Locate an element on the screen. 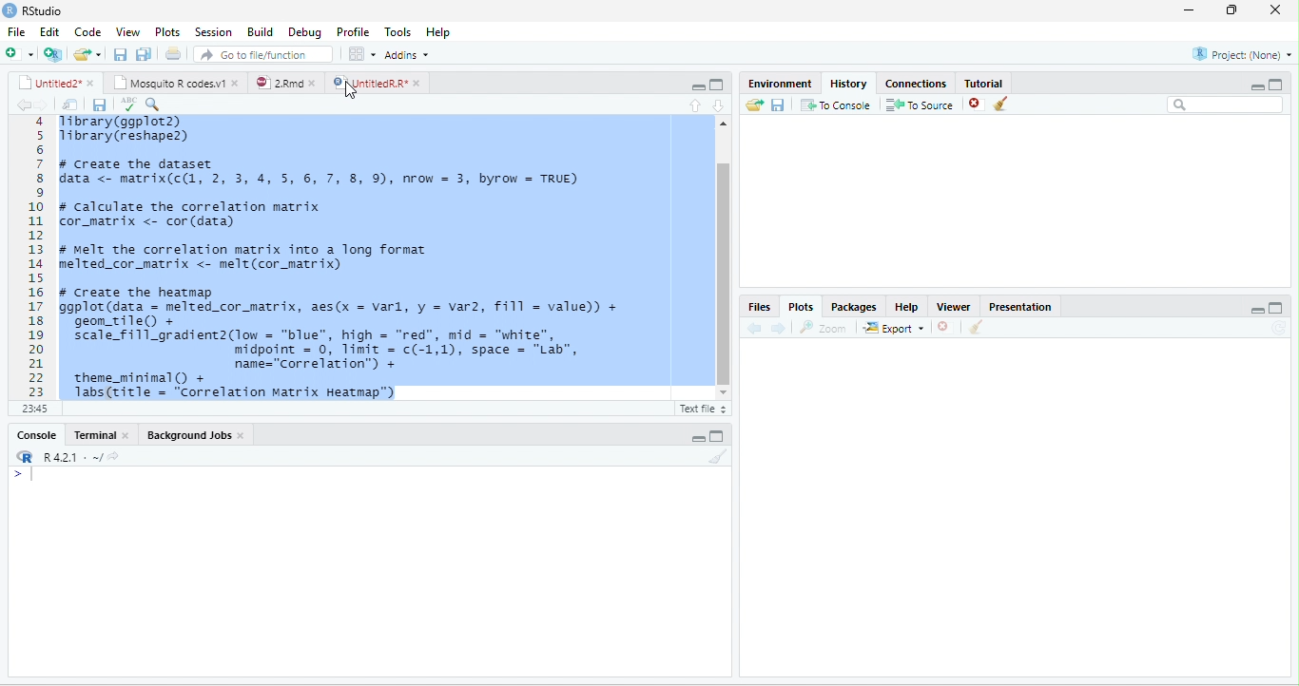  Files Plots Packages Help Viewer Presentation =0
A zoom | Mew - [0 | is located at coordinates (340, 257).